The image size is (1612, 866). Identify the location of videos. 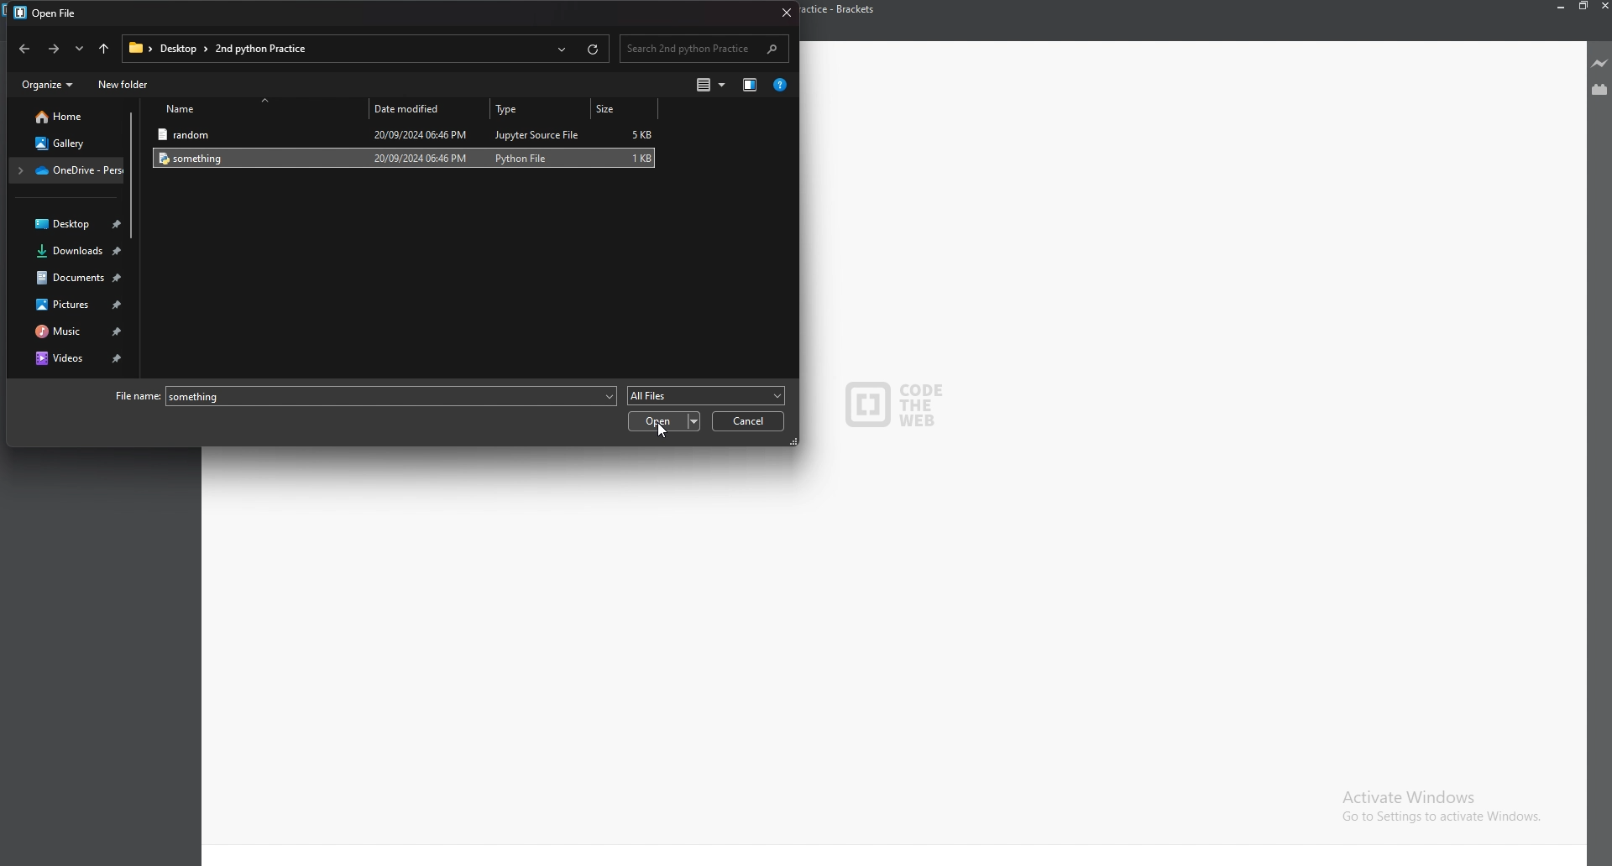
(73, 357).